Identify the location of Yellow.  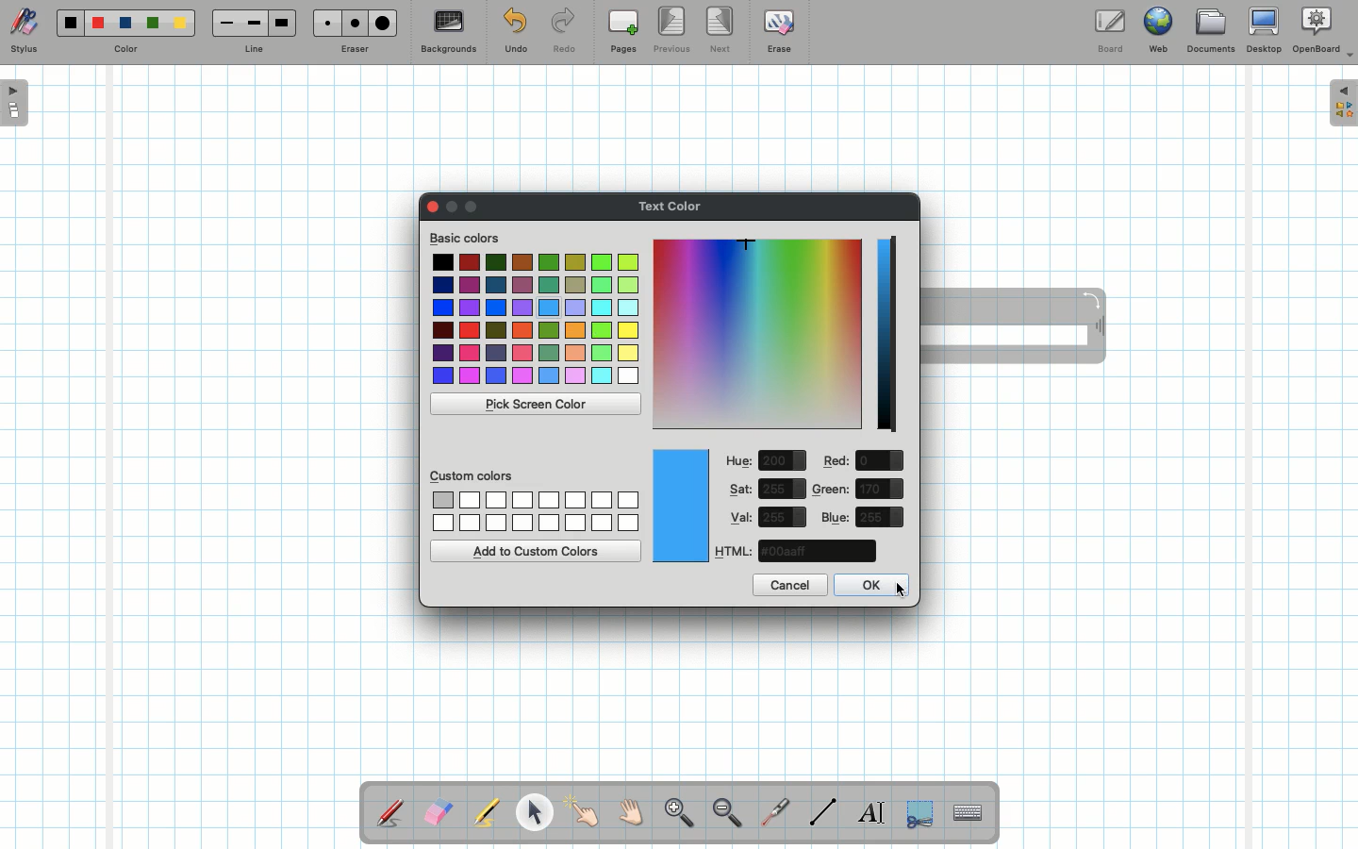
(180, 23).